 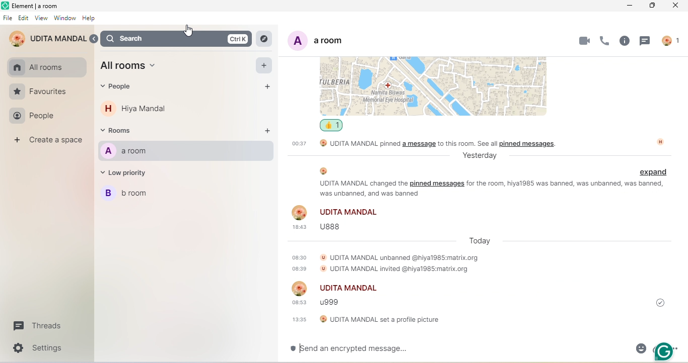 What do you see at coordinates (42, 19) in the screenshot?
I see `View` at bounding box center [42, 19].